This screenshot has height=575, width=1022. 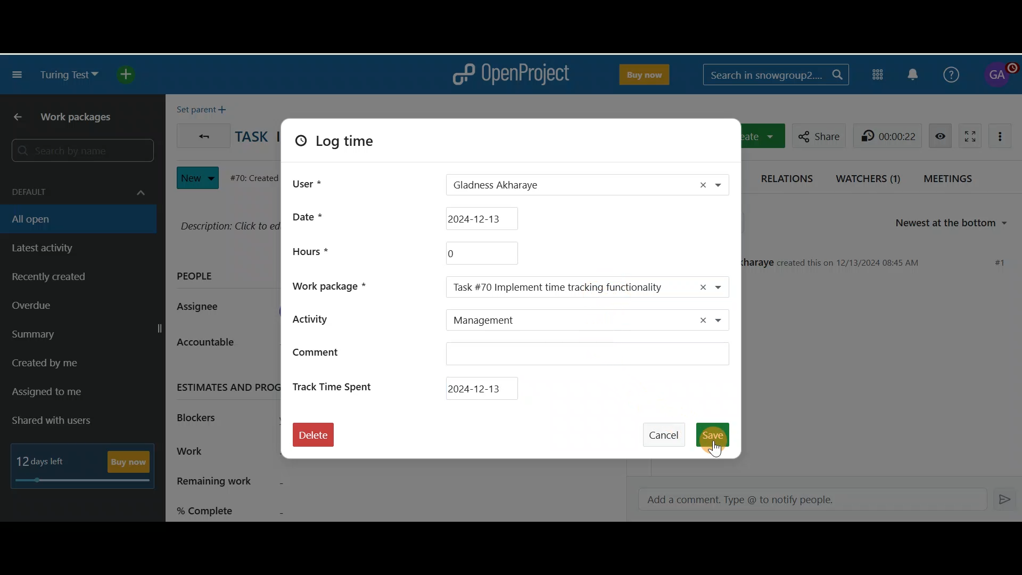 What do you see at coordinates (131, 75) in the screenshot?
I see `Open quick add menu` at bounding box center [131, 75].